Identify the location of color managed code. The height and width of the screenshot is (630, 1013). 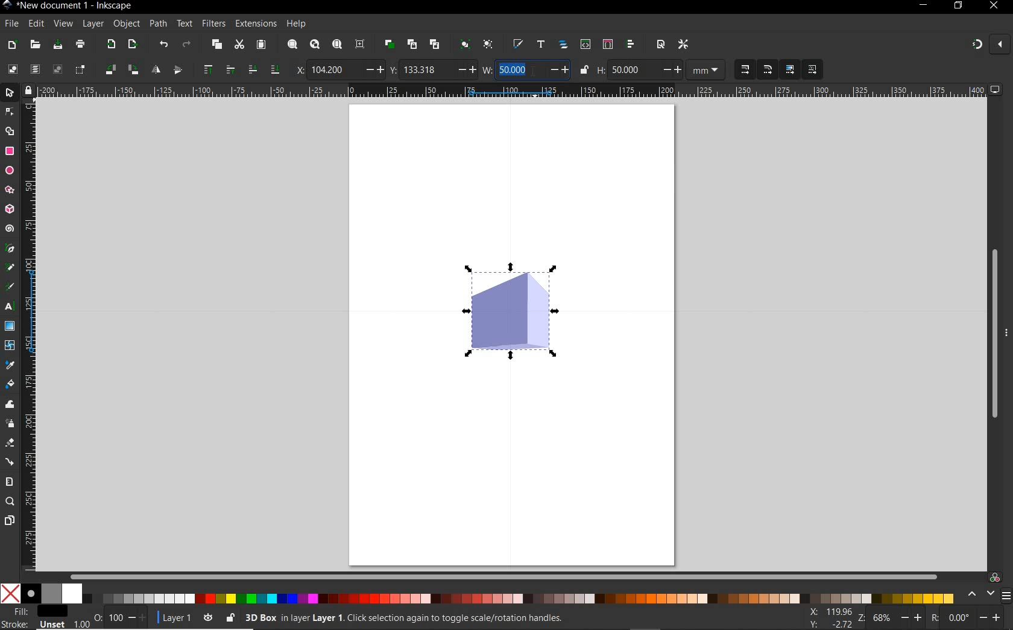
(995, 578).